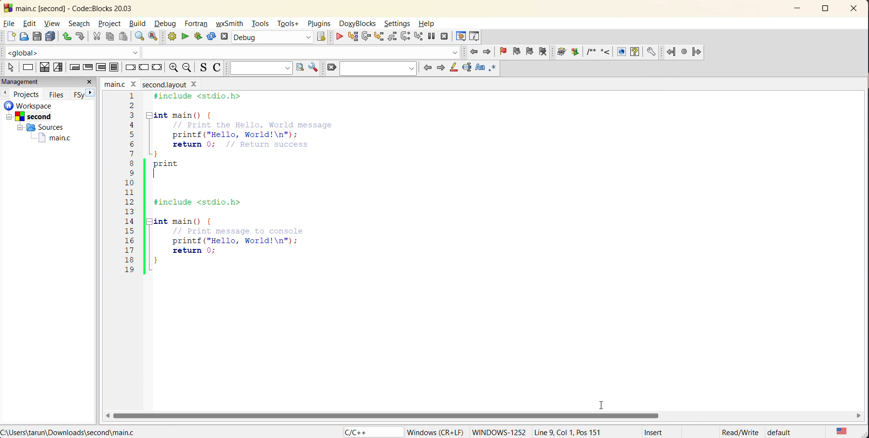 This screenshot has width=869, height=438. I want to click on build, so click(139, 24).